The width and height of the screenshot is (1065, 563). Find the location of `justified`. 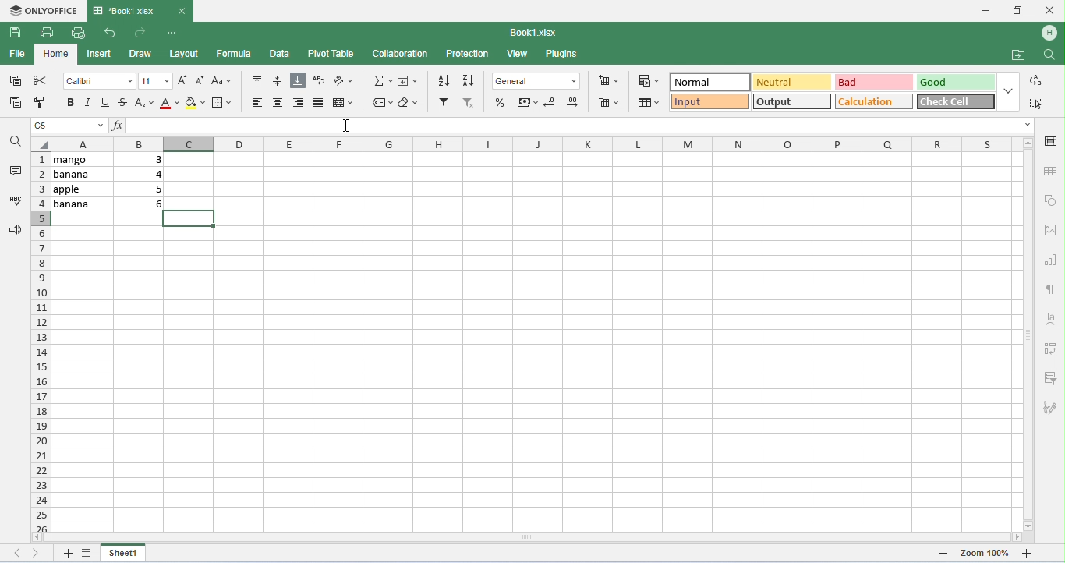

justified is located at coordinates (319, 103).